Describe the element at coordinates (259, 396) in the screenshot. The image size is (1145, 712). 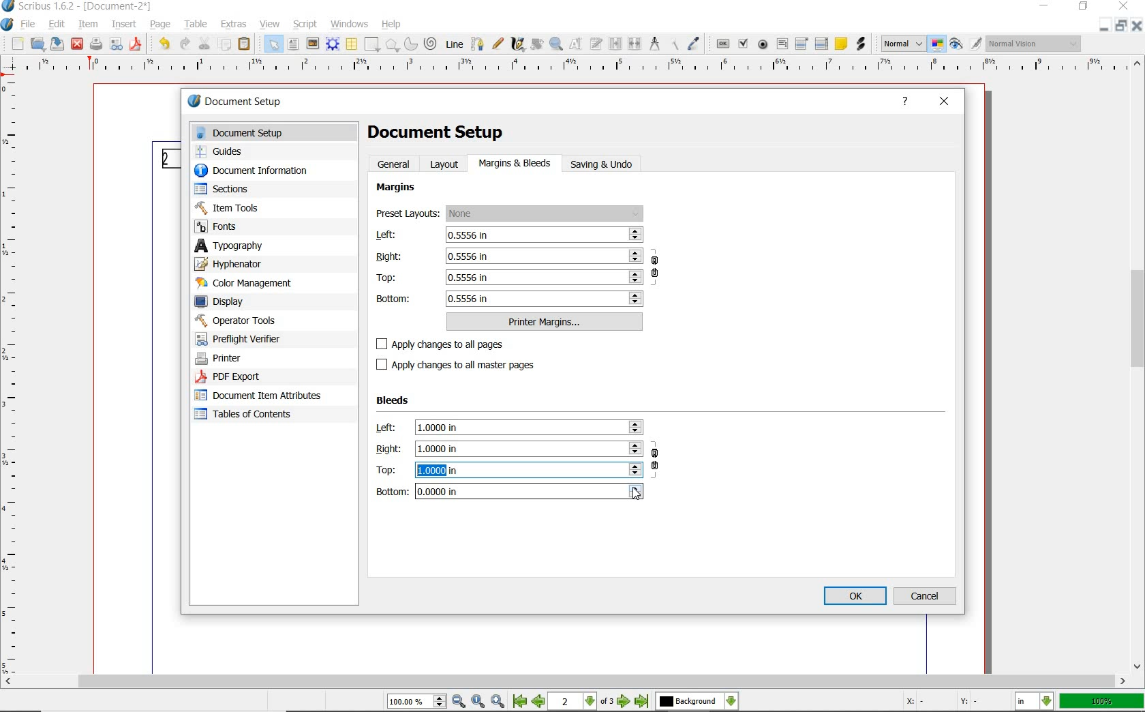
I see `document item attributes` at that location.